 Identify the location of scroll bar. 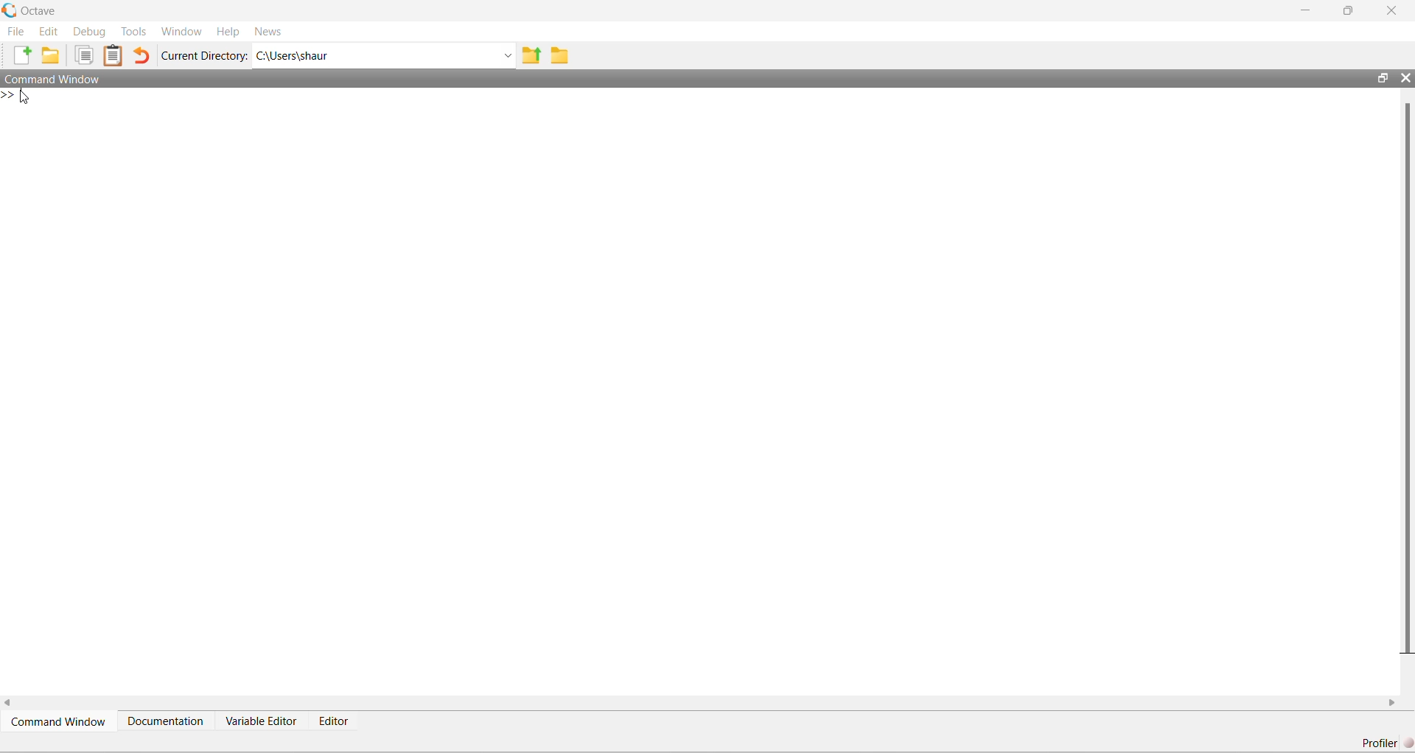
(1408, 380).